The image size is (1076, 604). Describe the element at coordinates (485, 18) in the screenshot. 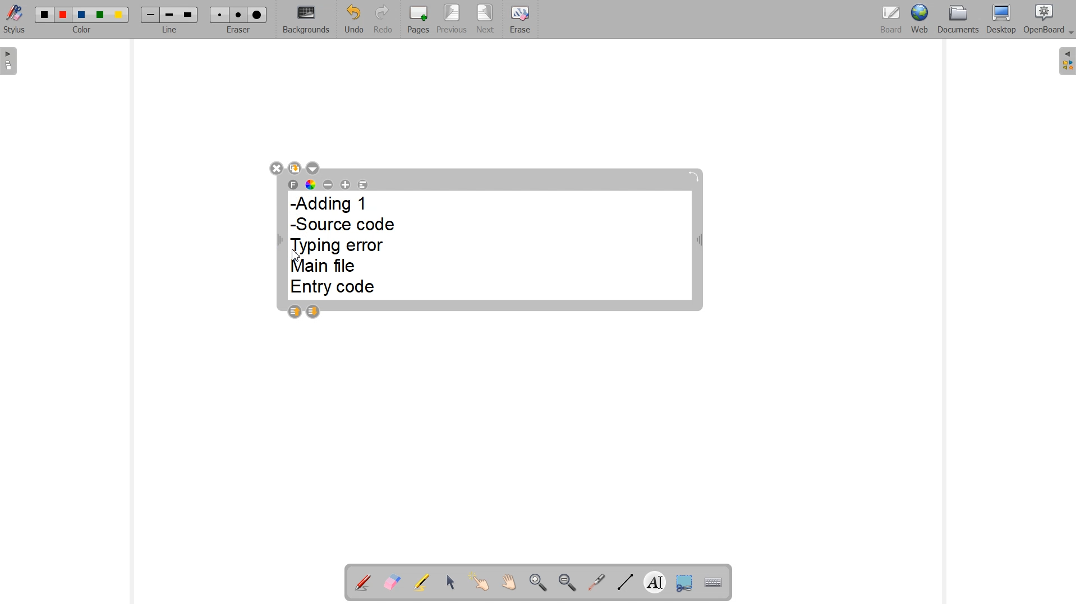

I see `Next` at that location.